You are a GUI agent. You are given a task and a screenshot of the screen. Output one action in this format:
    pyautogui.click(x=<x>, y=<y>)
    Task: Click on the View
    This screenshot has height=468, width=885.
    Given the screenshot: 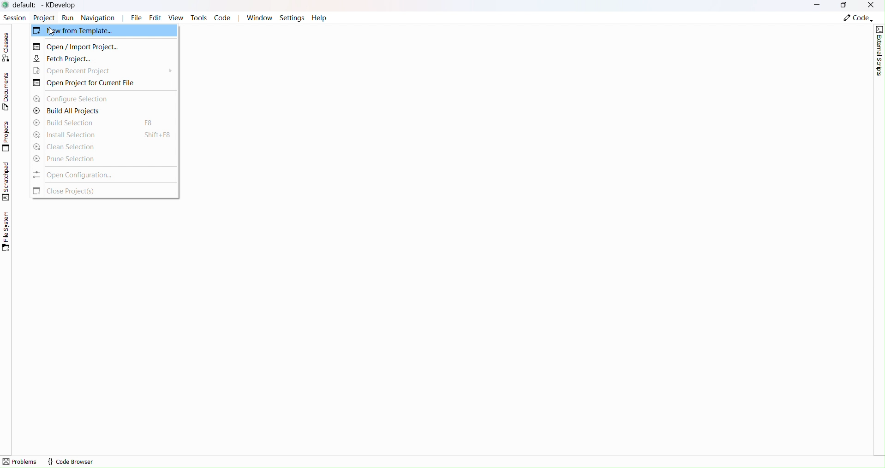 What is the action you would take?
    pyautogui.click(x=178, y=19)
    